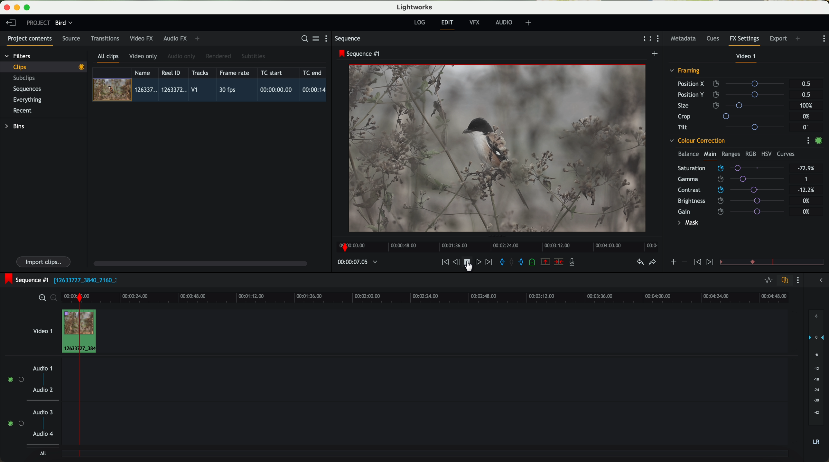 This screenshot has width=829, height=462. What do you see at coordinates (806, 168) in the screenshot?
I see `73.8%` at bounding box center [806, 168].